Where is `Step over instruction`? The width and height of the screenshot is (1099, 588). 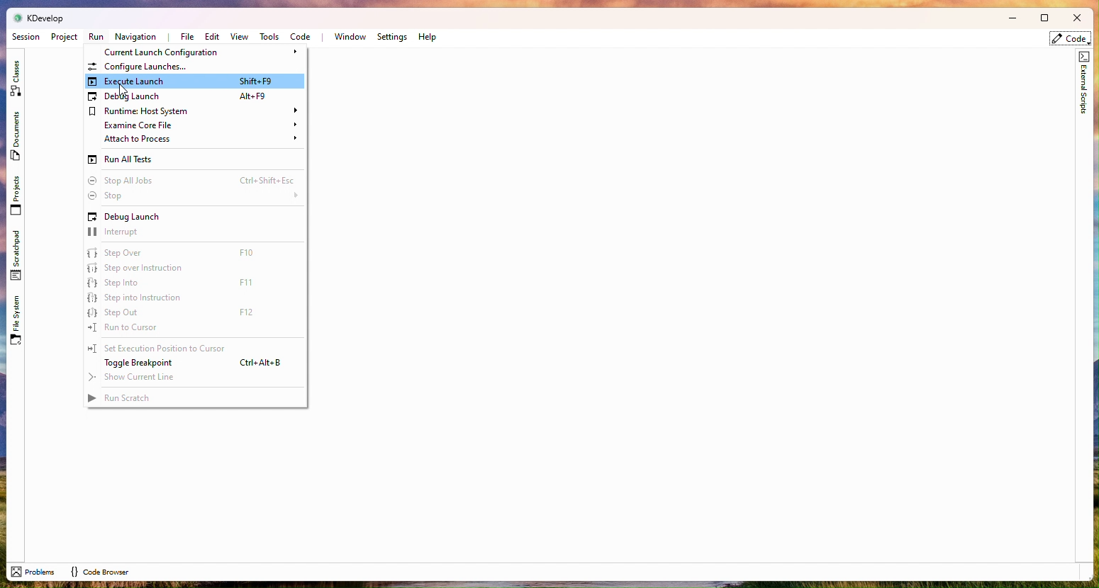 Step over instruction is located at coordinates (177, 268).